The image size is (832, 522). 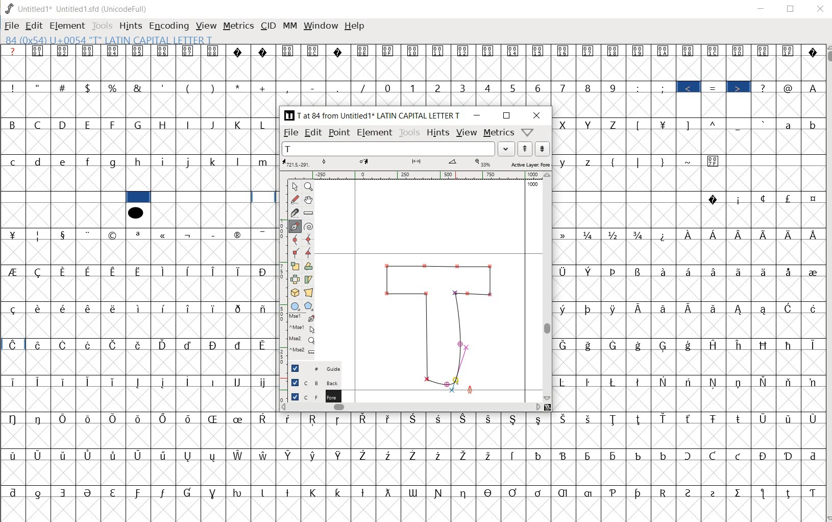 I want to click on Symbol, so click(x=239, y=418).